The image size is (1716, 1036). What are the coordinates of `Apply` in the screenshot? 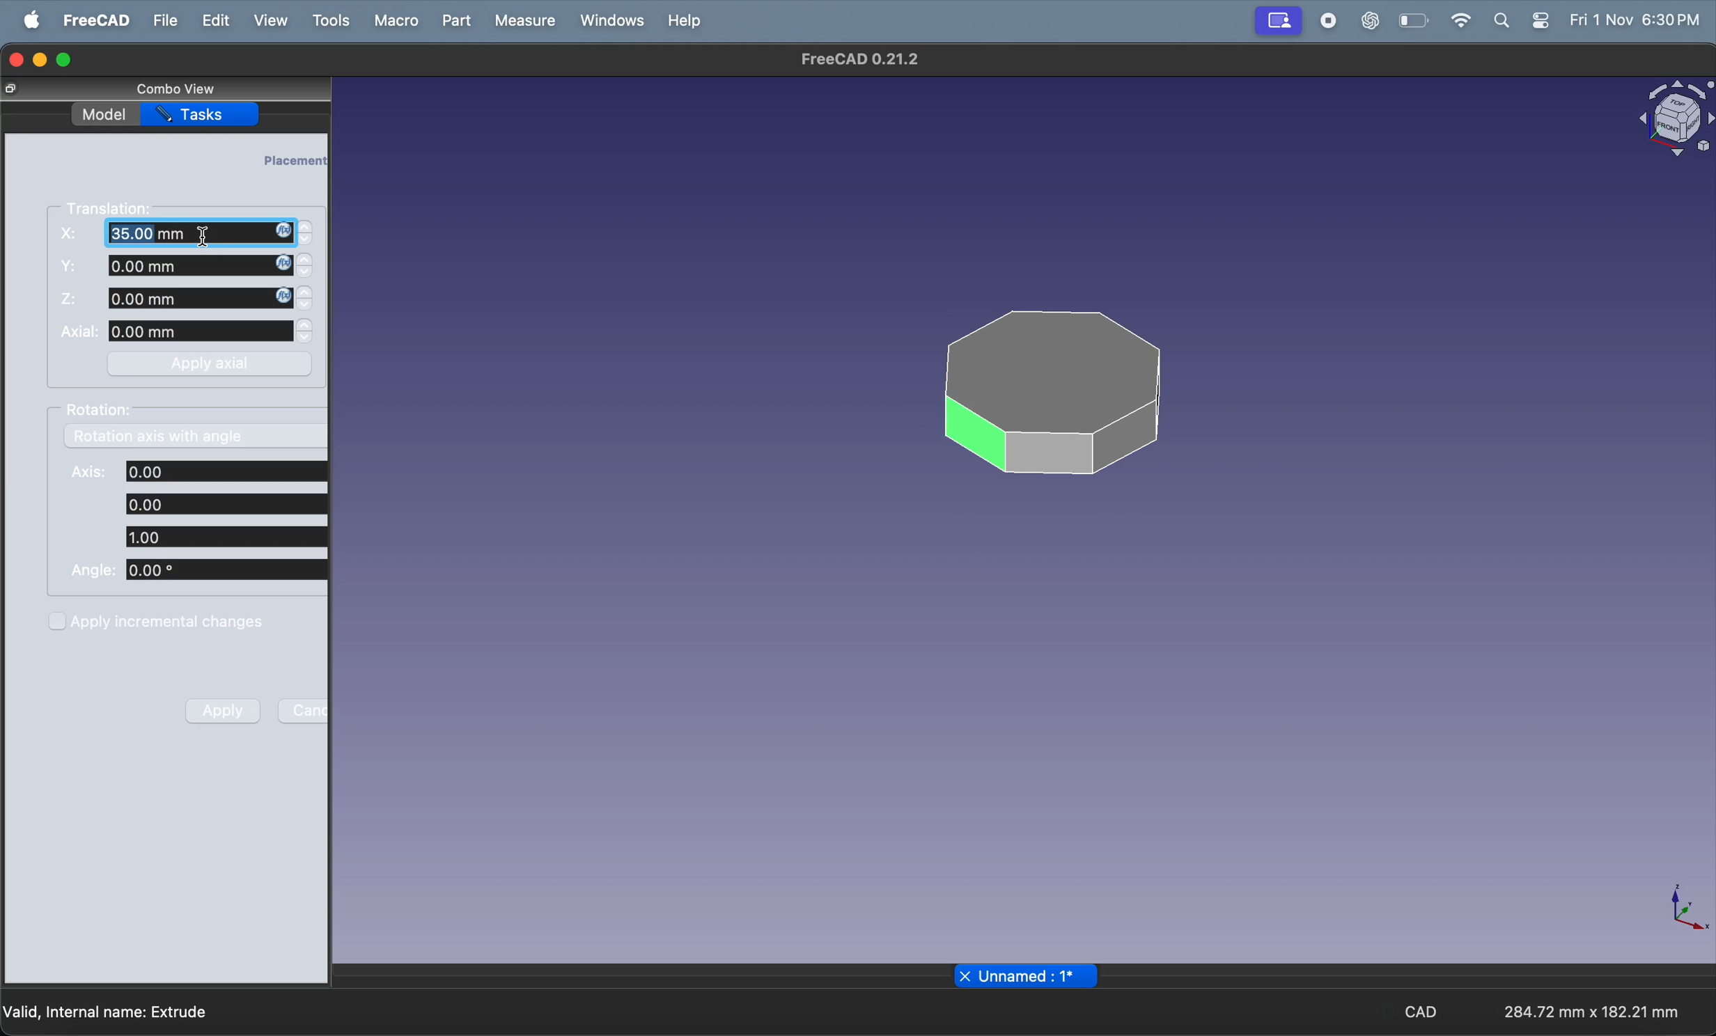 It's located at (224, 710).